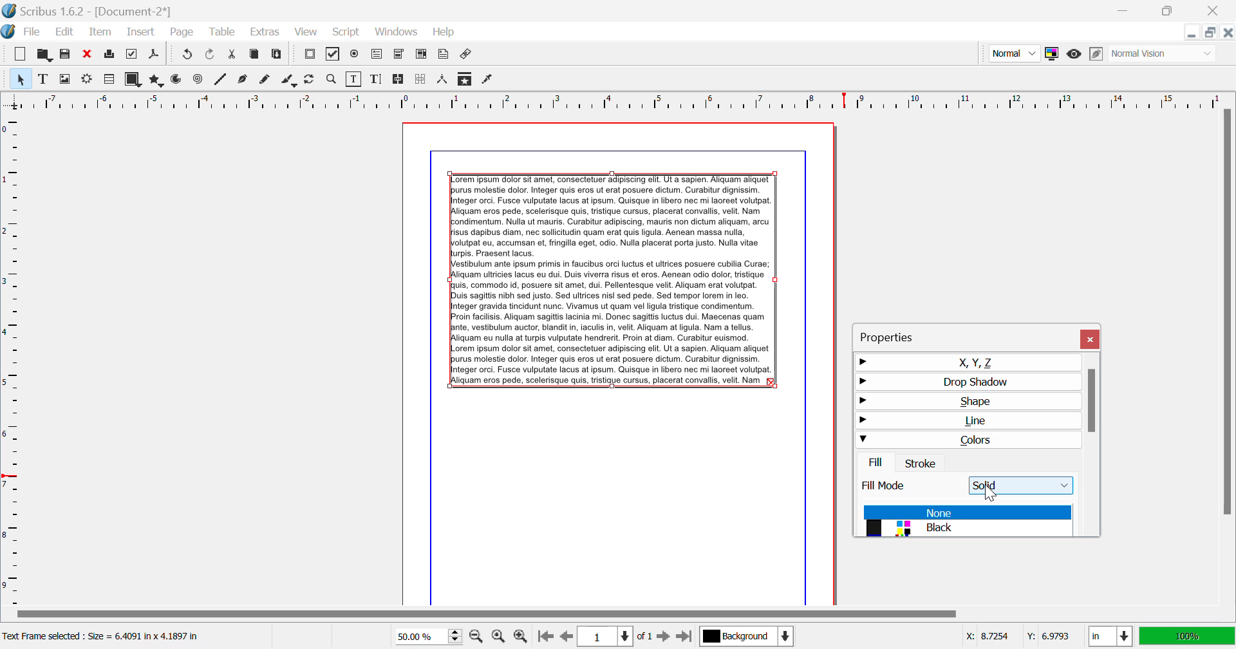  I want to click on Shape, so click(966, 402).